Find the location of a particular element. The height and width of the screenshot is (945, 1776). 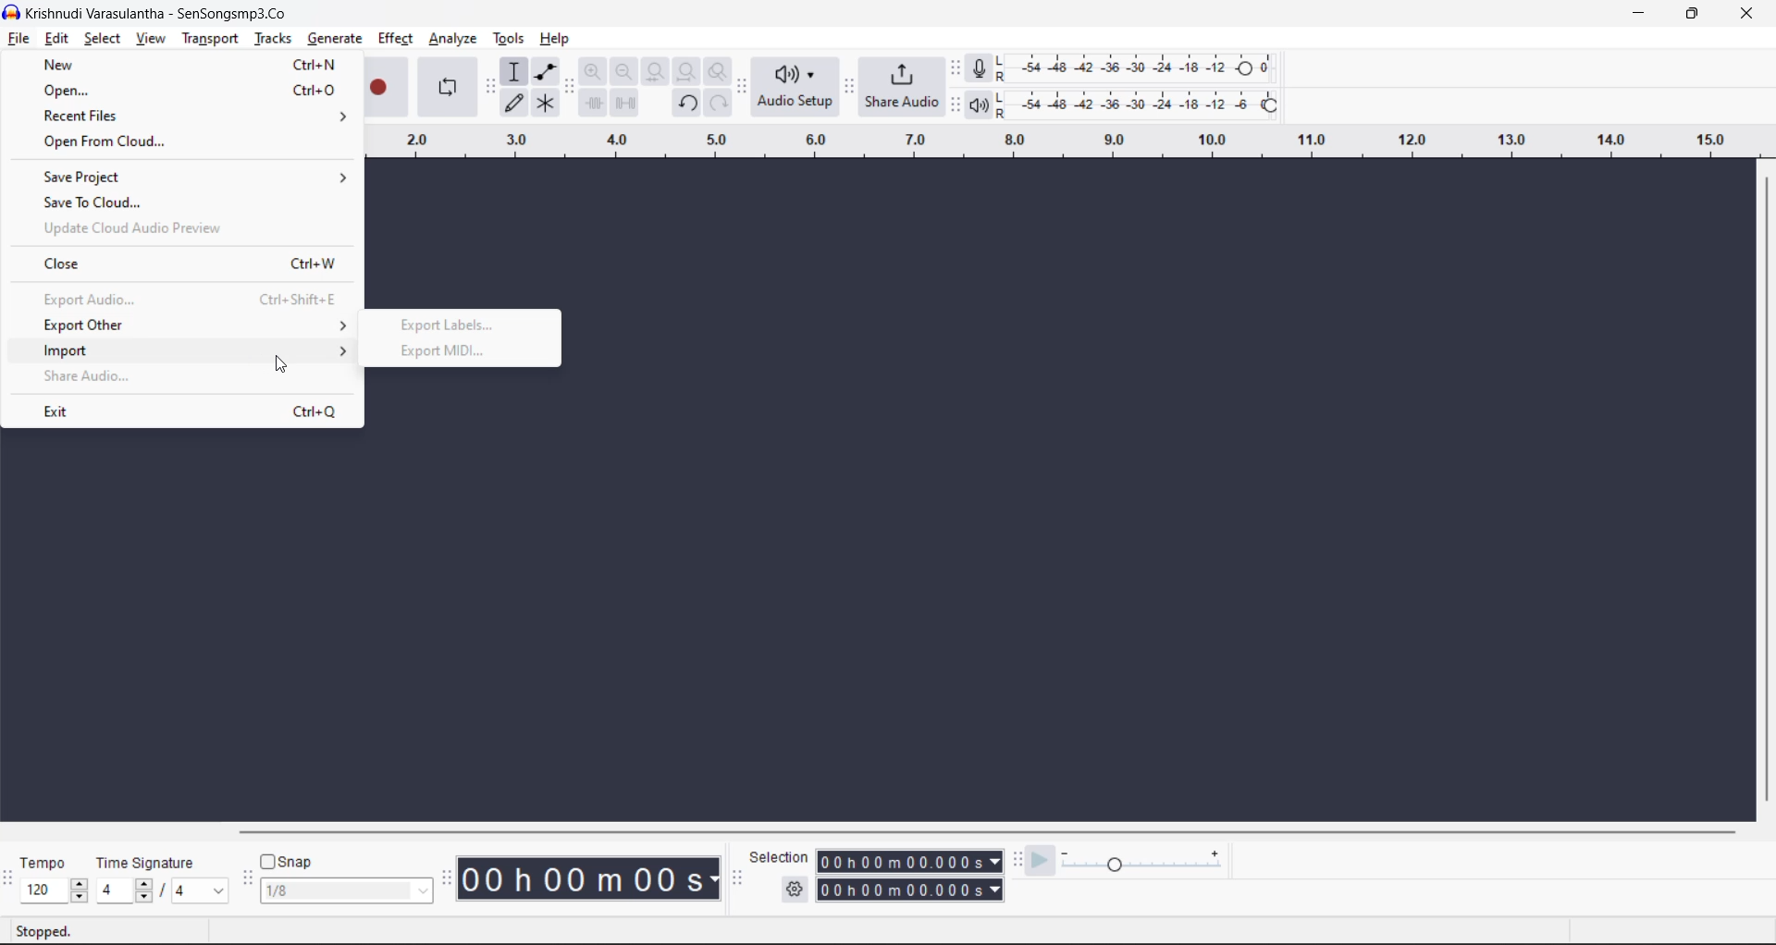

export audio is located at coordinates (194, 300).